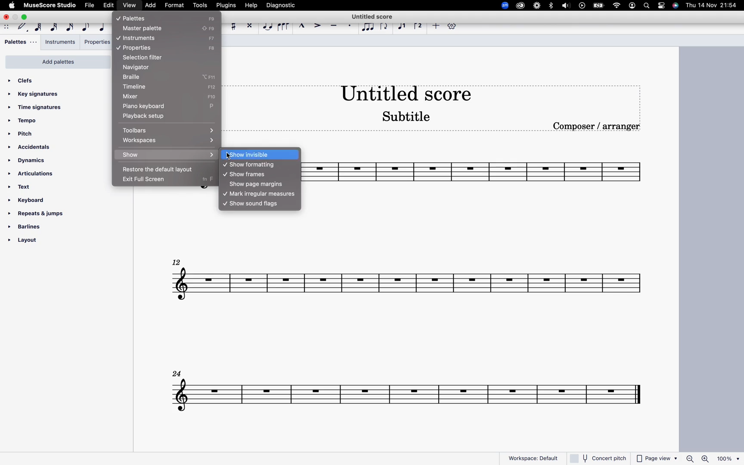 This screenshot has width=744, height=465. What do you see at coordinates (37, 108) in the screenshot?
I see `time signatures` at bounding box center [37, 108].